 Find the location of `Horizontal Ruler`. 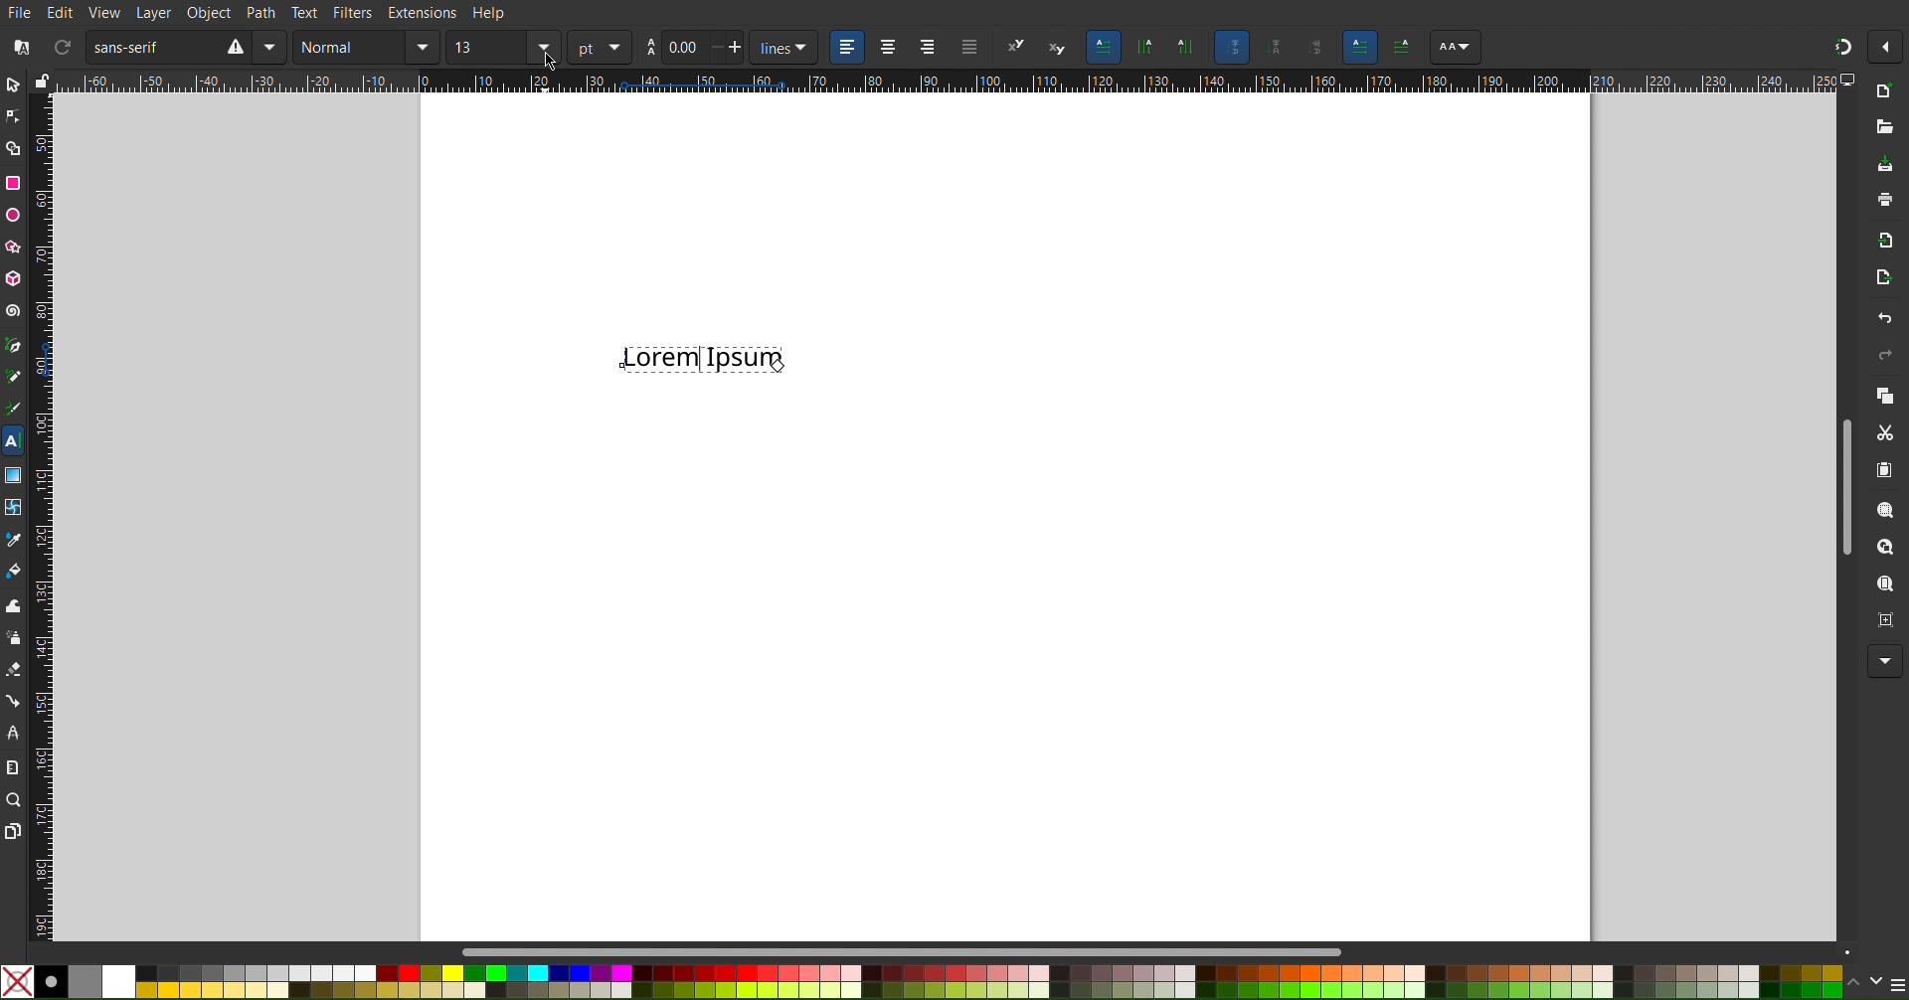

Horizontal Ruler is located at coordinates (947, 83).